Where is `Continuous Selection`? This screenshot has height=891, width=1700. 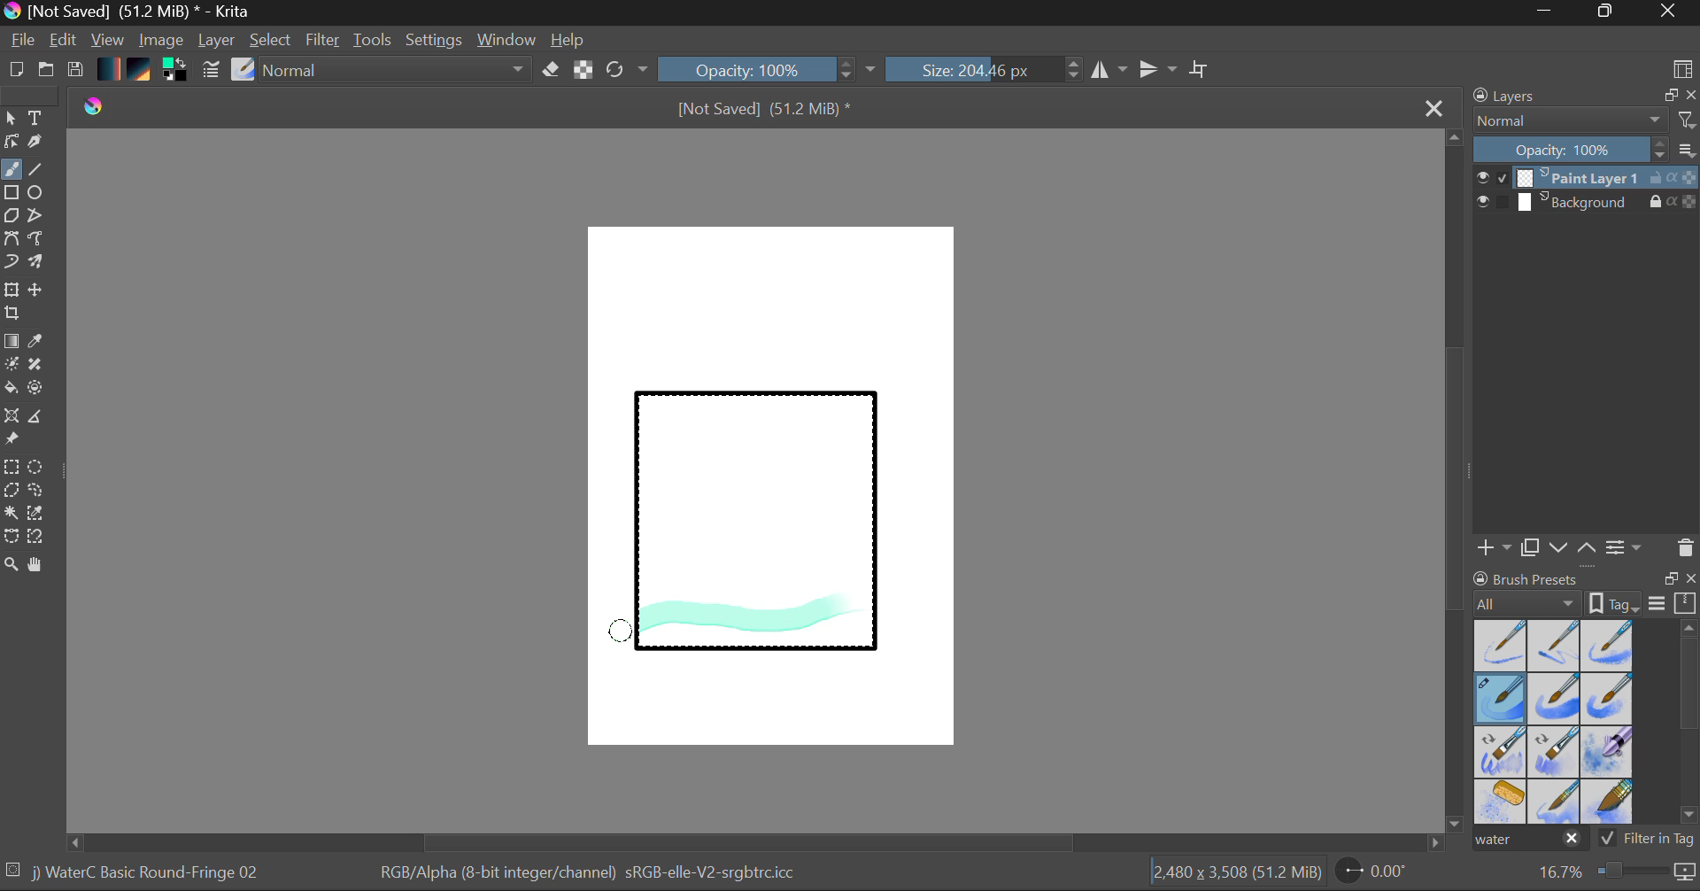
Continuous Selection is located at coordinates (11, 512).